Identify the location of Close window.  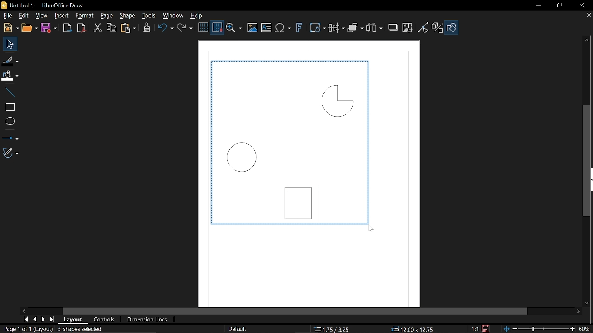
(579, 6).